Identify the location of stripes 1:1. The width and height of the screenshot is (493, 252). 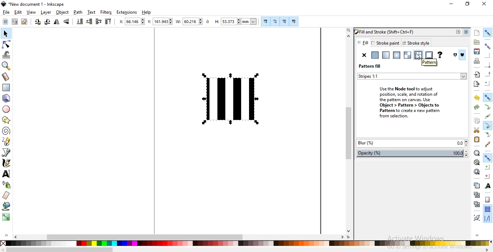
(371, 76).